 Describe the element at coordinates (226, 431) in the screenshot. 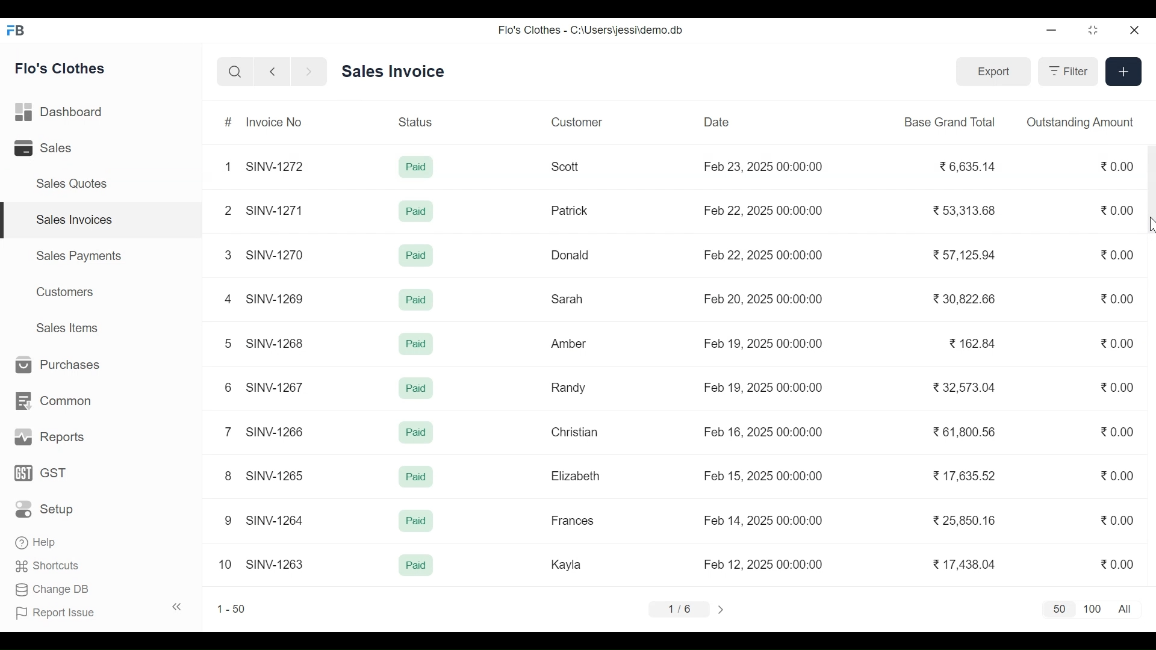

I see `7` at that location.